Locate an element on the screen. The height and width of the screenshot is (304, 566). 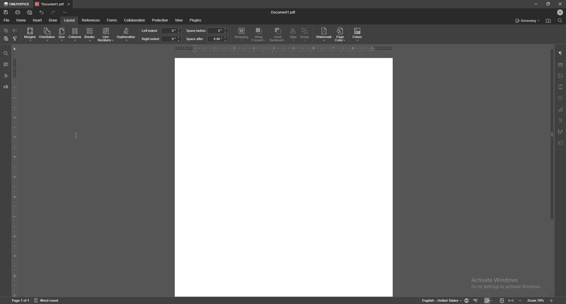
Word count is located at coordinates (50, 300).